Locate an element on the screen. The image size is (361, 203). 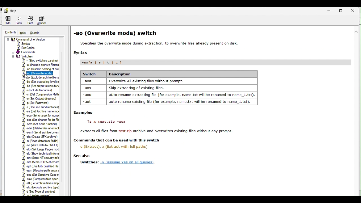
[8] - (Stop switches parsing) | is located at coordinates (41, 60).